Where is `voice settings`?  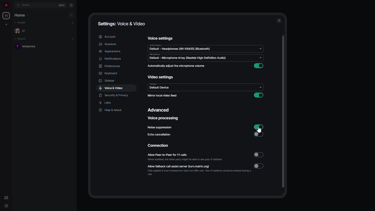
voice settings is located at coordinates (161, 38).